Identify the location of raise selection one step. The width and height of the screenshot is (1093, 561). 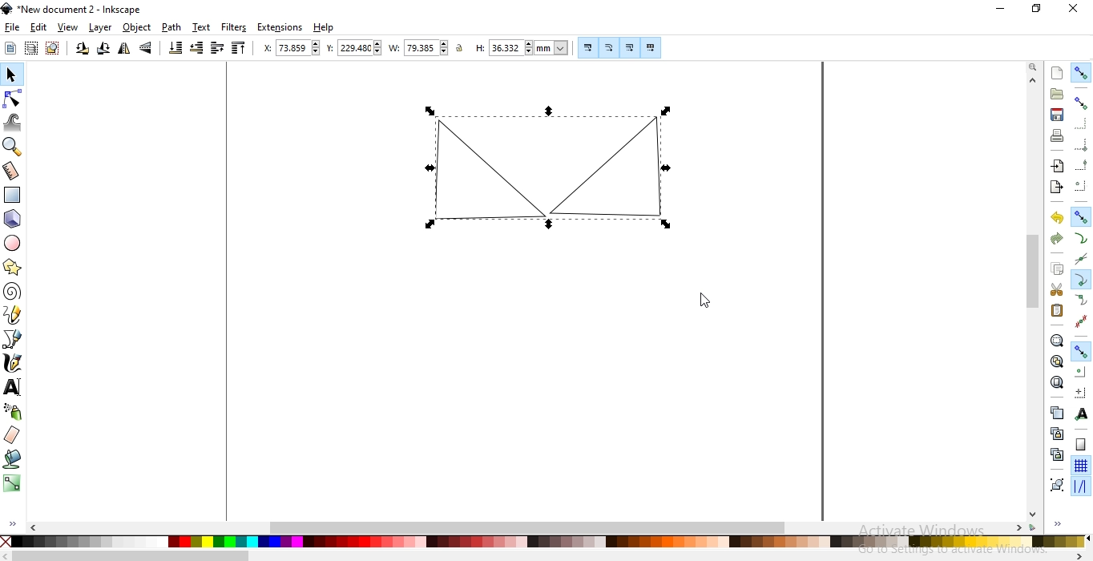
(217, 48).